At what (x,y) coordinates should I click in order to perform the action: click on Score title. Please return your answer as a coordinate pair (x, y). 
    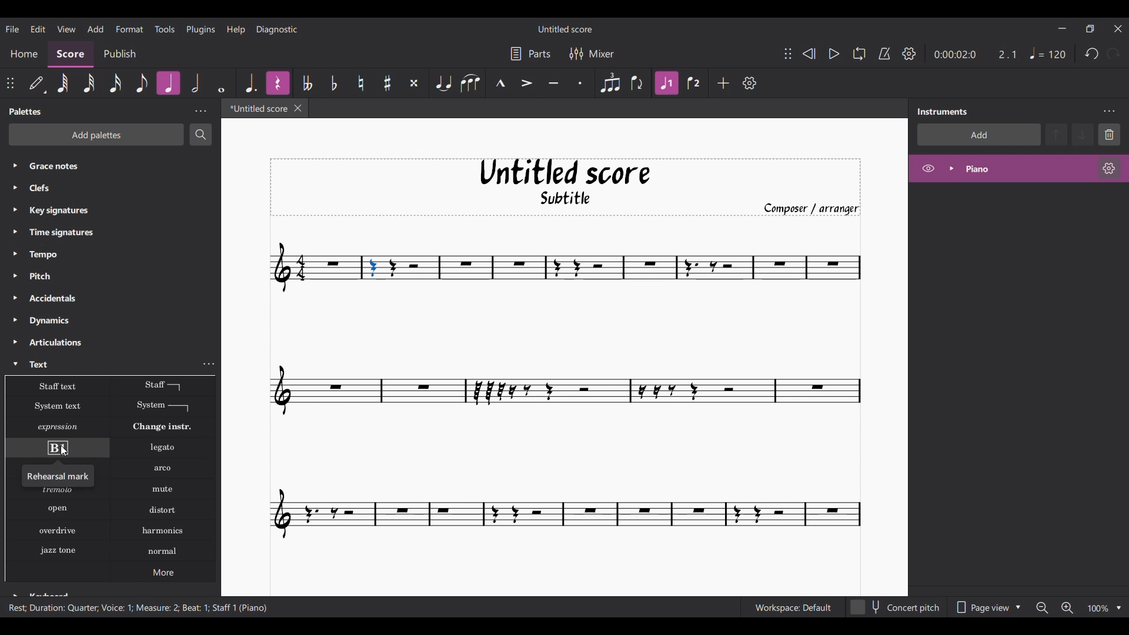
    Looking at the image, I should click on (564, 28).